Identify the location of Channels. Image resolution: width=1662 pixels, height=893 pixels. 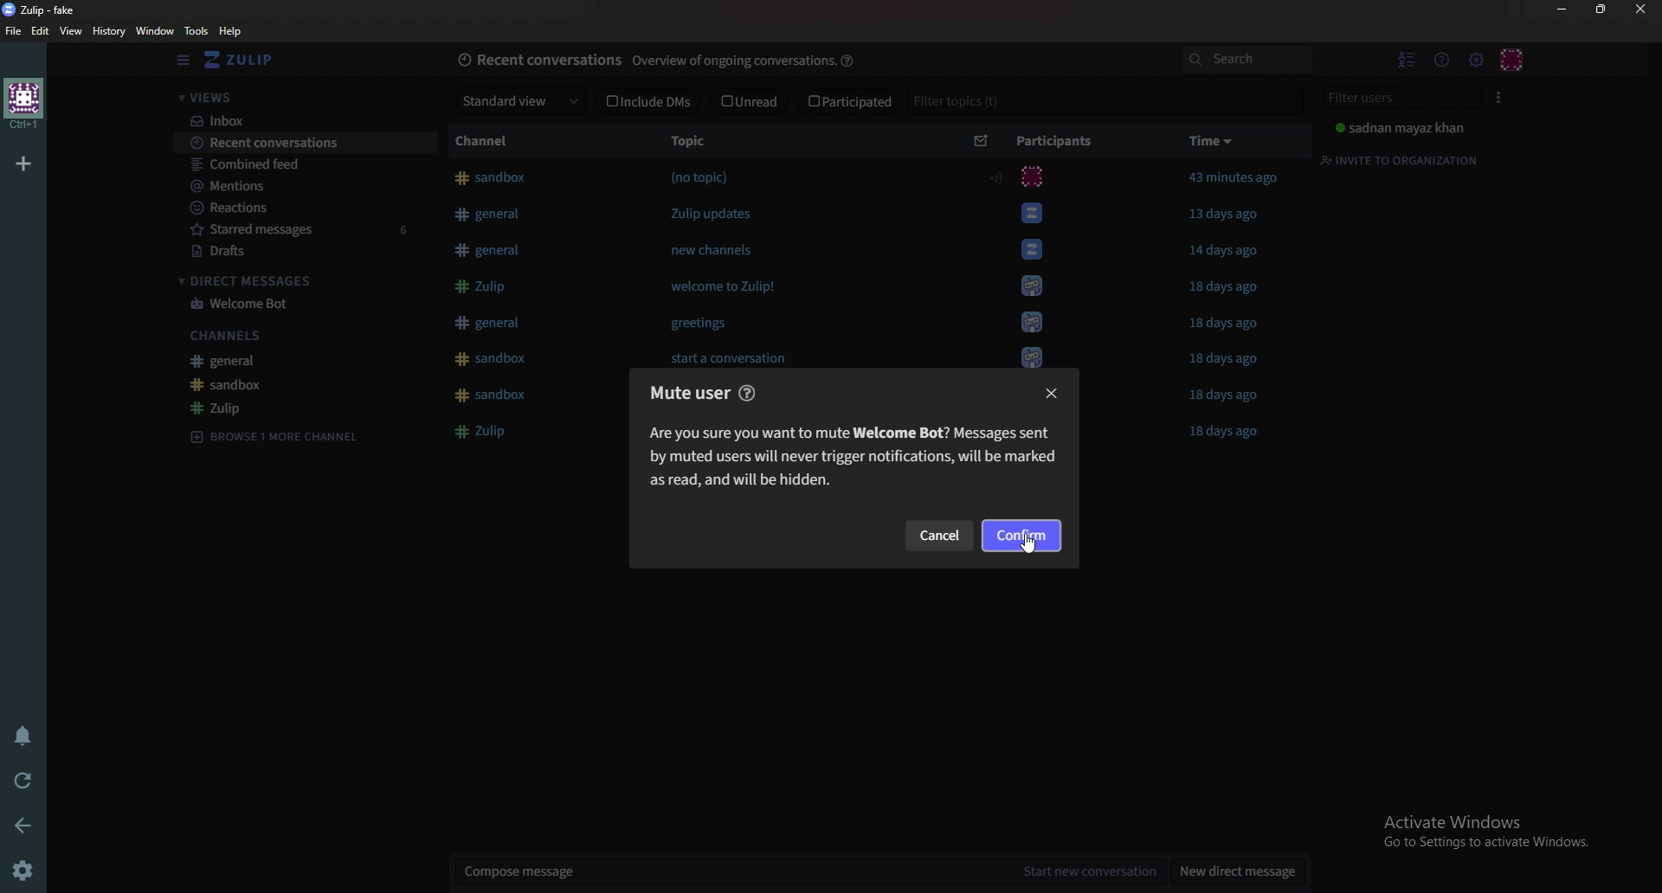
(307, 334).